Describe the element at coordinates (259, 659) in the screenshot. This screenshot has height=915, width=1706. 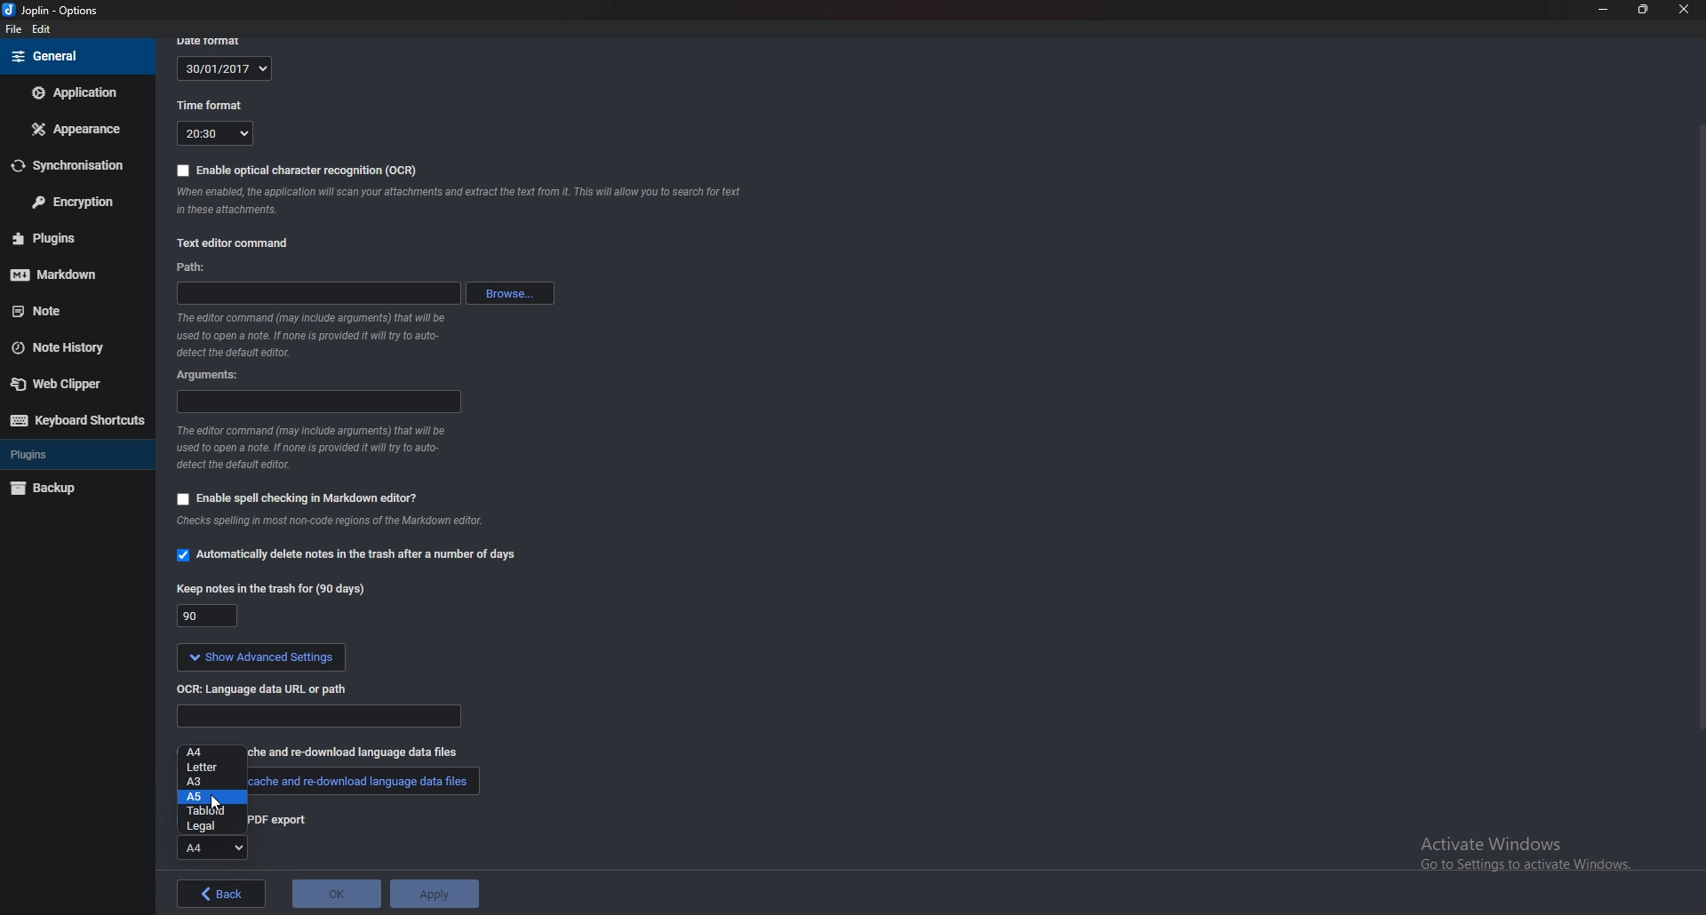
I see `show advanced settings` at that location.